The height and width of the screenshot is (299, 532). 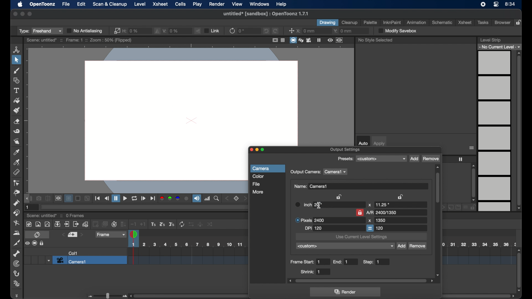 I want to click on custom, so click(x=345, y=246).